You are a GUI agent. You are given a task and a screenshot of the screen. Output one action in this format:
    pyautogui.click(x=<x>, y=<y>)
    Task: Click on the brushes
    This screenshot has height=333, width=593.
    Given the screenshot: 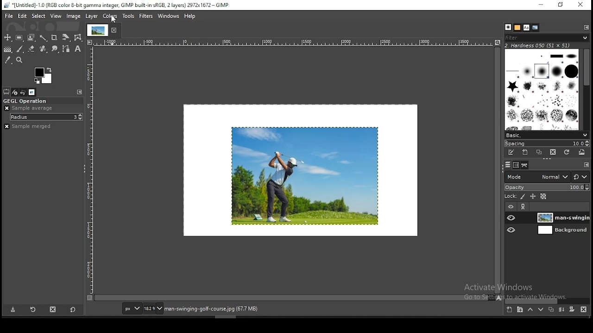 What is the action you would take?
    pyautogui.click(x=542, y=90)
    